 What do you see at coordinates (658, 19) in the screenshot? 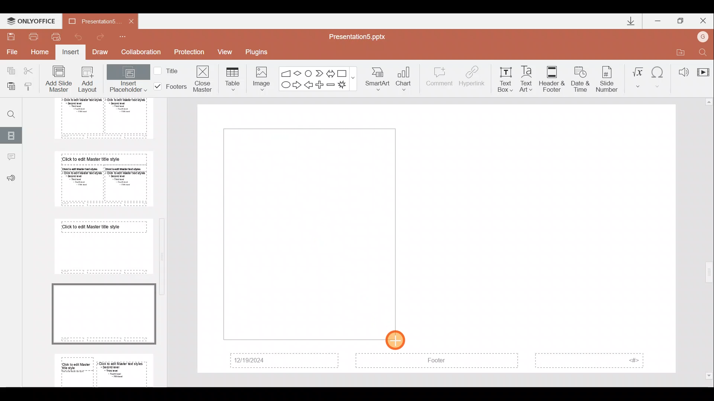
I see `Minimize` at bounding box center [658, 19].